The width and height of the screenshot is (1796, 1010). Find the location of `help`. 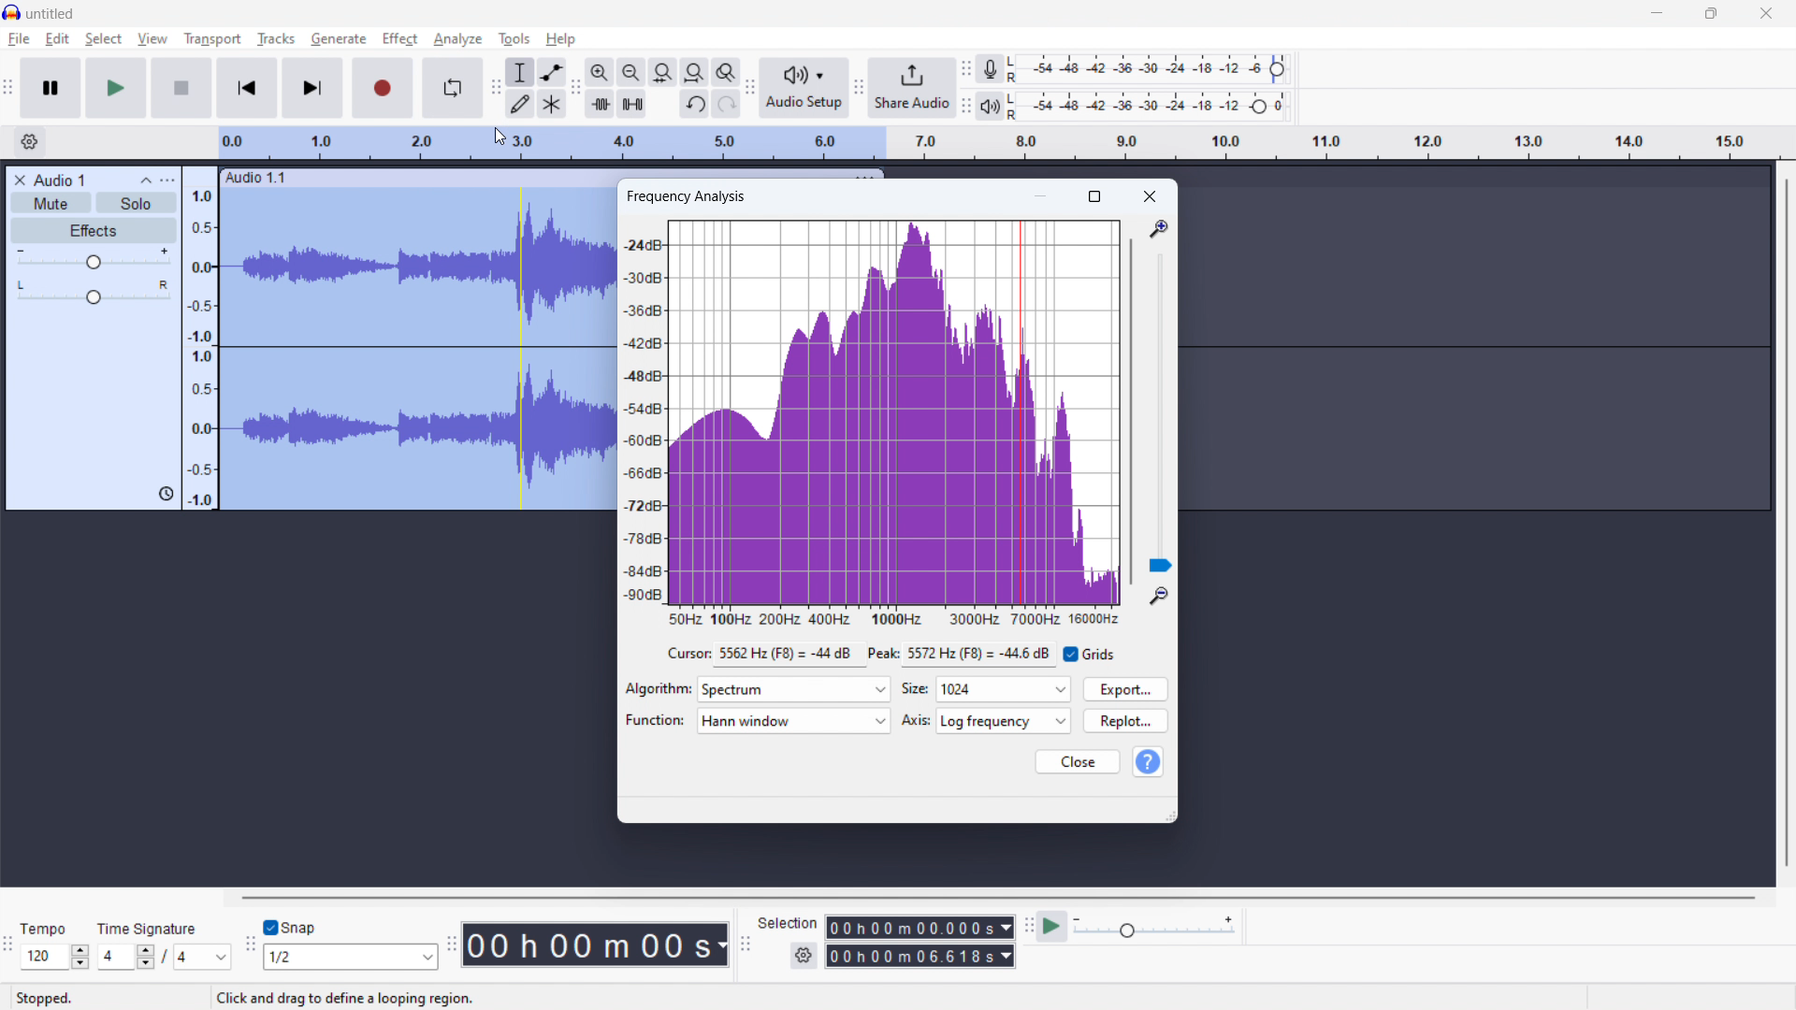

help is located at coordinates (561, 38).